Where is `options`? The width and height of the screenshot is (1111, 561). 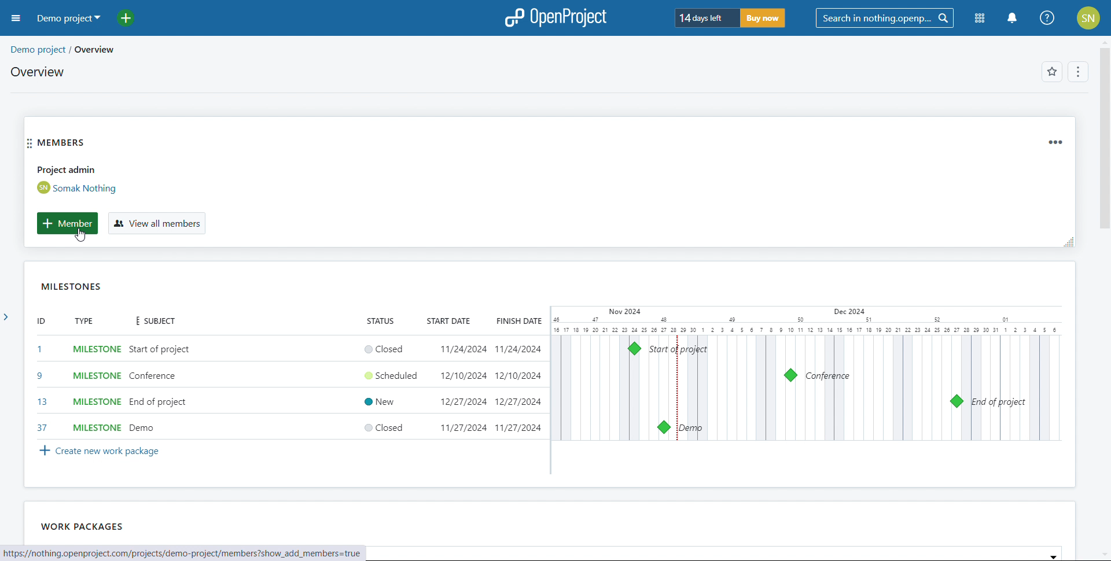
options is located at coordinates (1080, 72).